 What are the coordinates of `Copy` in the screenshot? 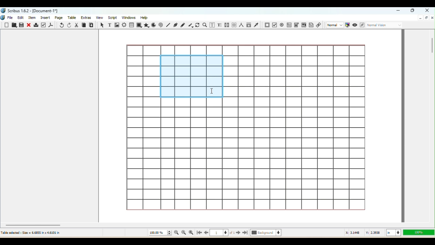 It's located at (84, 25).